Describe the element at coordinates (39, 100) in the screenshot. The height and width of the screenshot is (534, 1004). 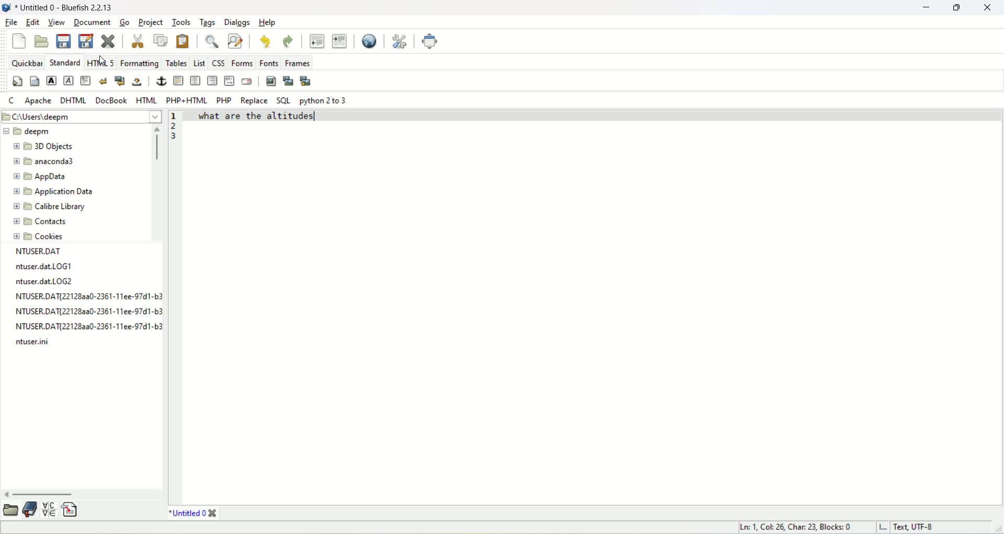
I see `Apache` at that location.